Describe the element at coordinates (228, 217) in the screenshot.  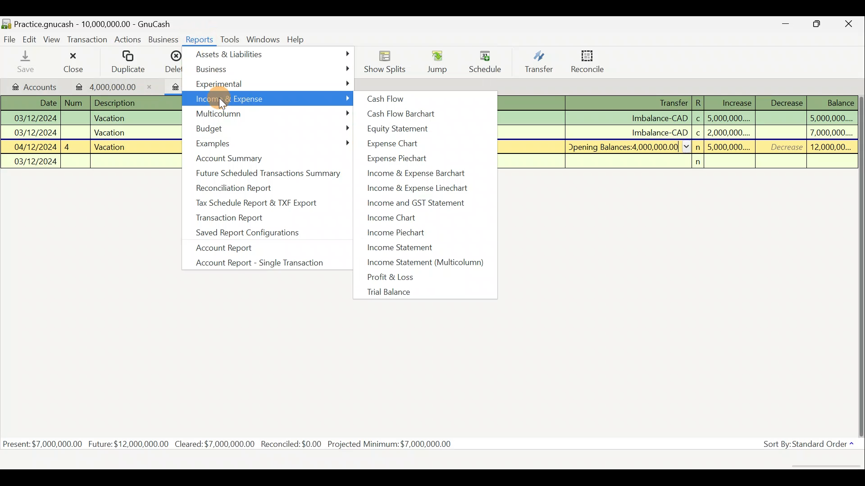
I see `Transaction report` at that location.